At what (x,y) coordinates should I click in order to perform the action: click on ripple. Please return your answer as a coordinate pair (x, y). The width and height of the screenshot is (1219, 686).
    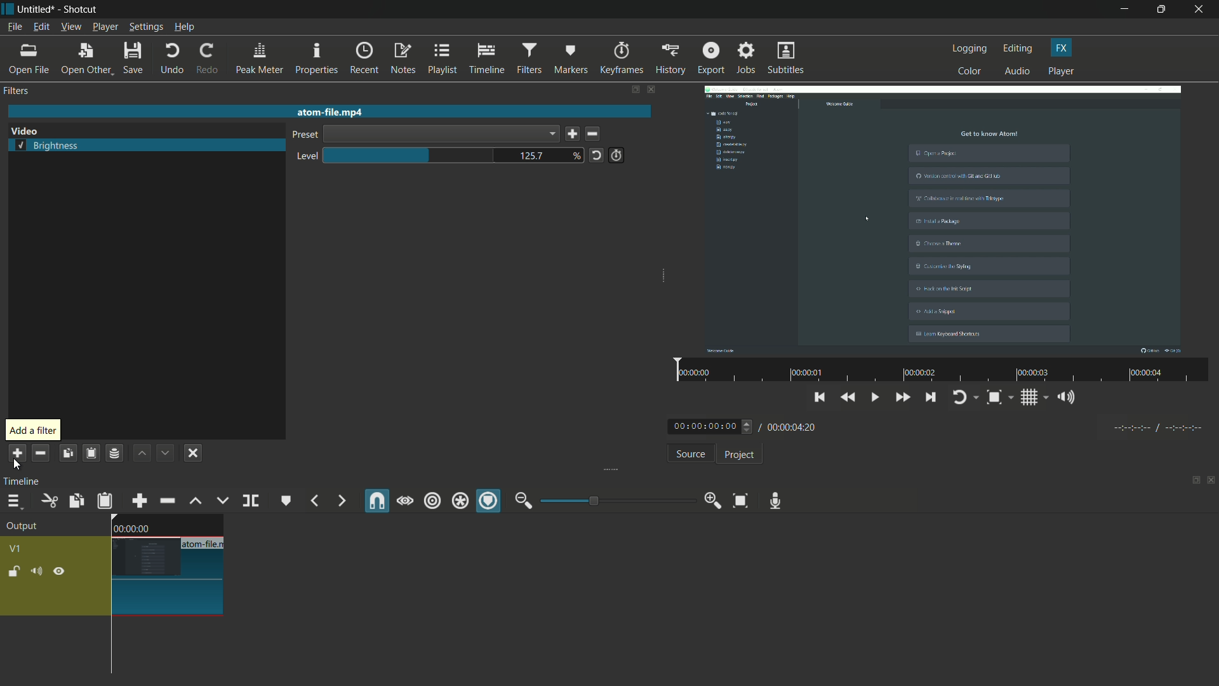
    Looking at the image, I should click on (432, 501).